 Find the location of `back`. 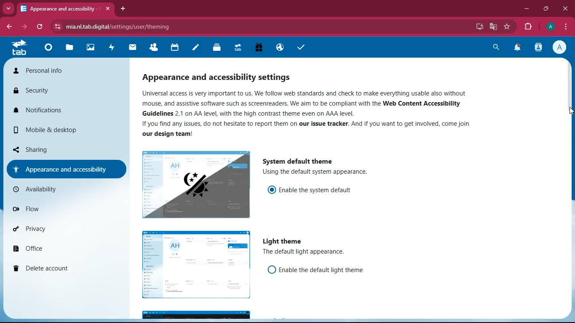

back is located at coordinates (10, 27).